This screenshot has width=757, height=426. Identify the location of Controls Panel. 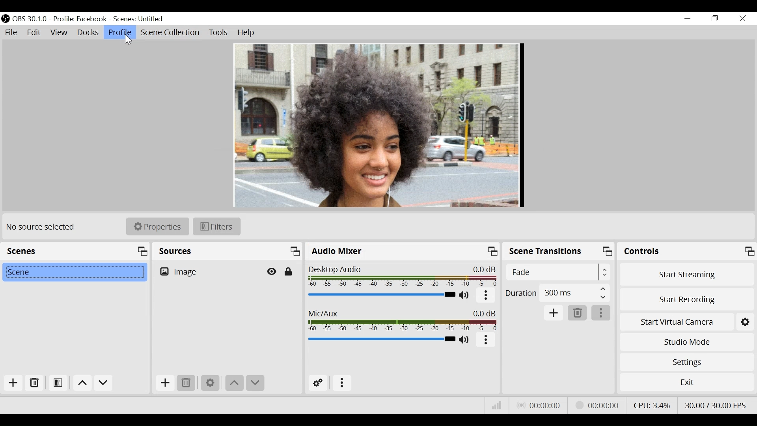
(688, 251).